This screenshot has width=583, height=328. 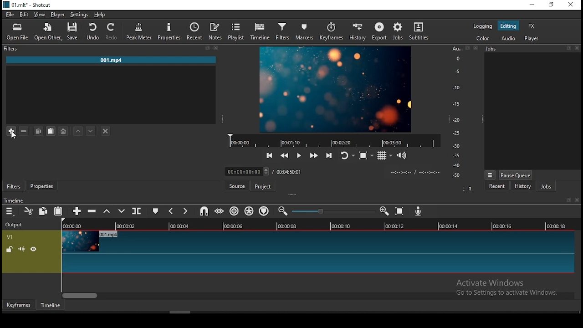 I want to click on paste, so click(x=58, y=211).